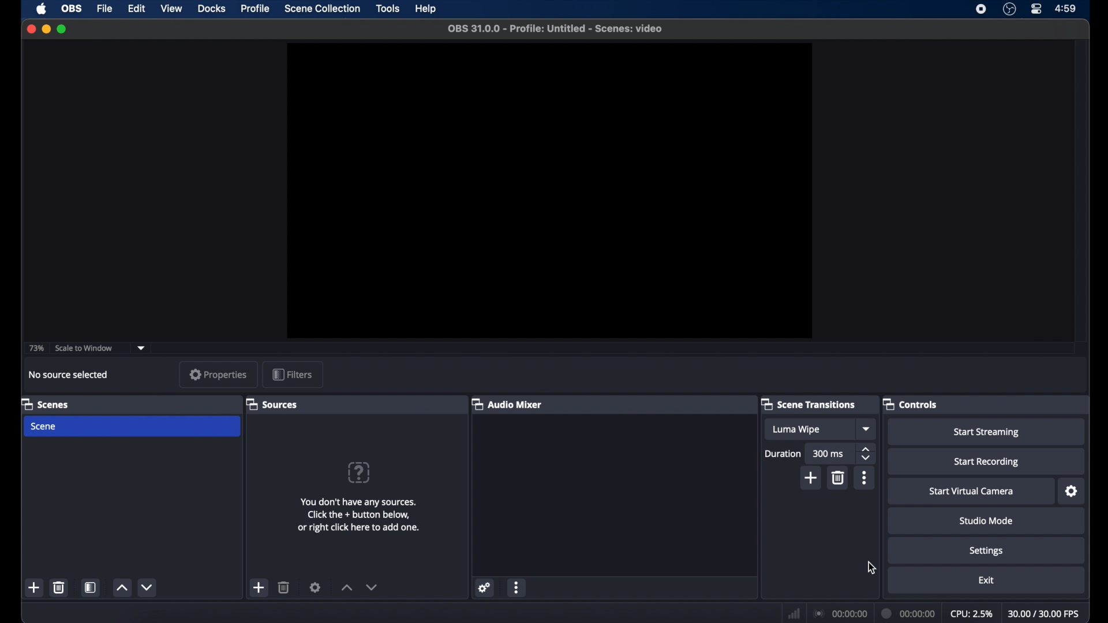  I want to click on decrement, so click(370, 587).